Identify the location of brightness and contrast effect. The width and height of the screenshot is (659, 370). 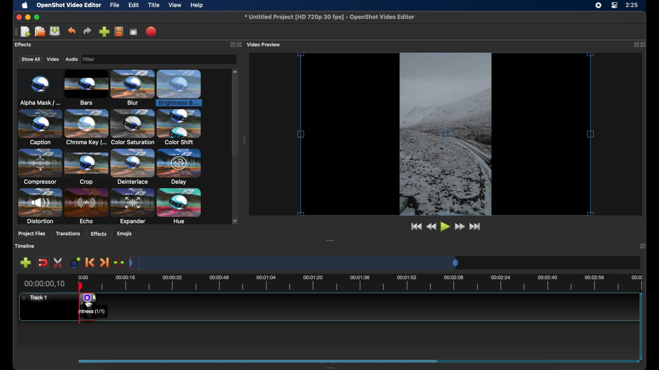
(86, 297).